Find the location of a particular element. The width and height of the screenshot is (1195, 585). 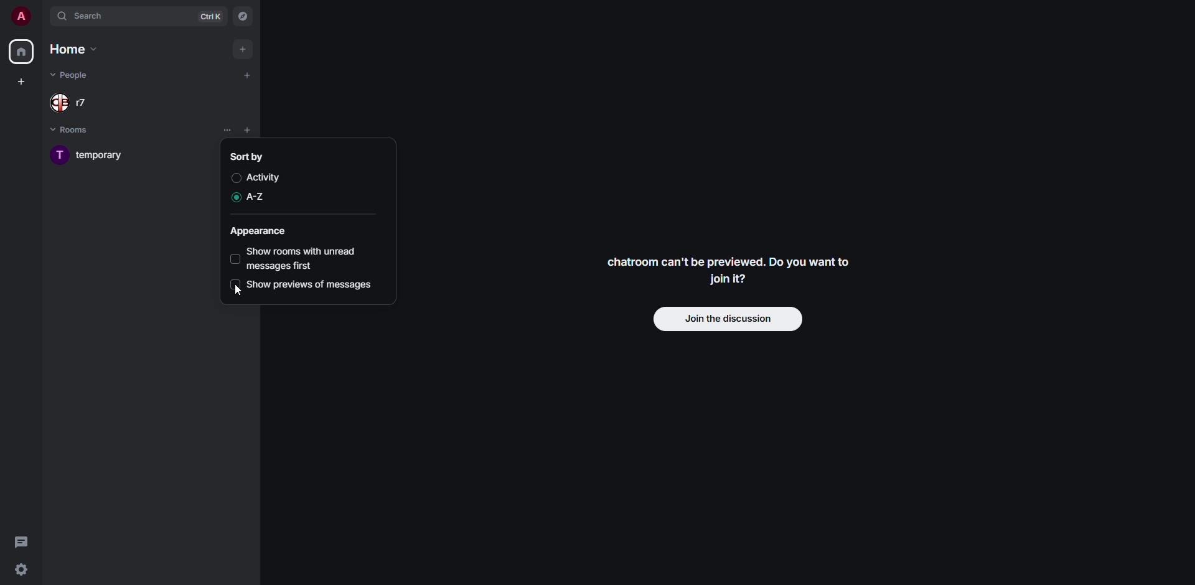

list options is located at coordinates (228, 129).